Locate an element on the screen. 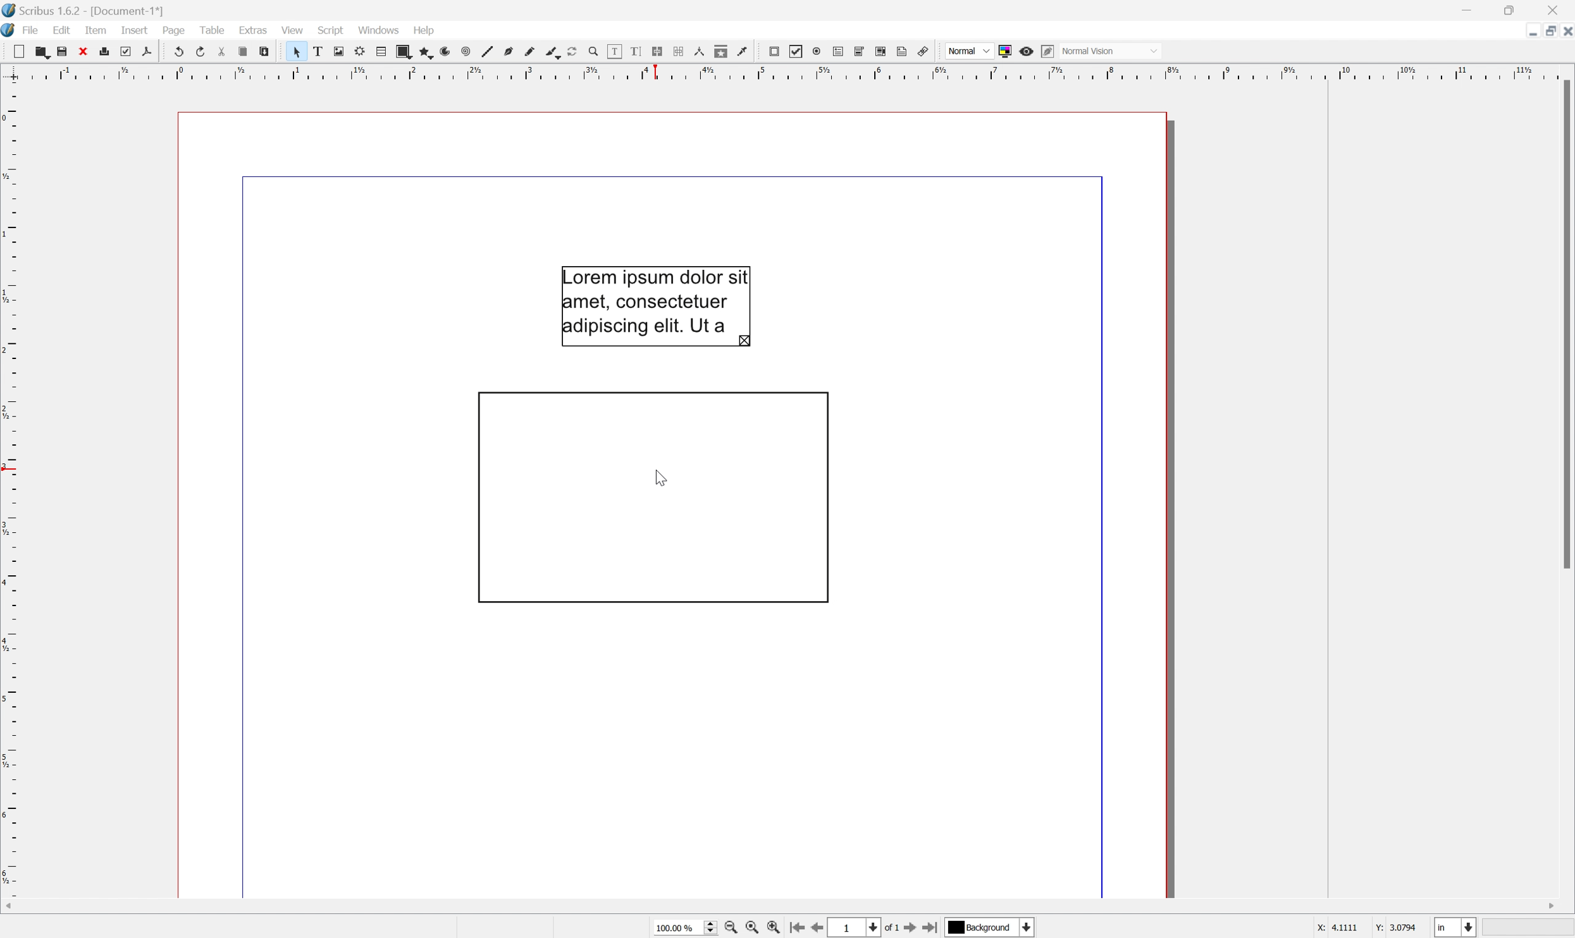  Extras is located at coordinates (254, 31).